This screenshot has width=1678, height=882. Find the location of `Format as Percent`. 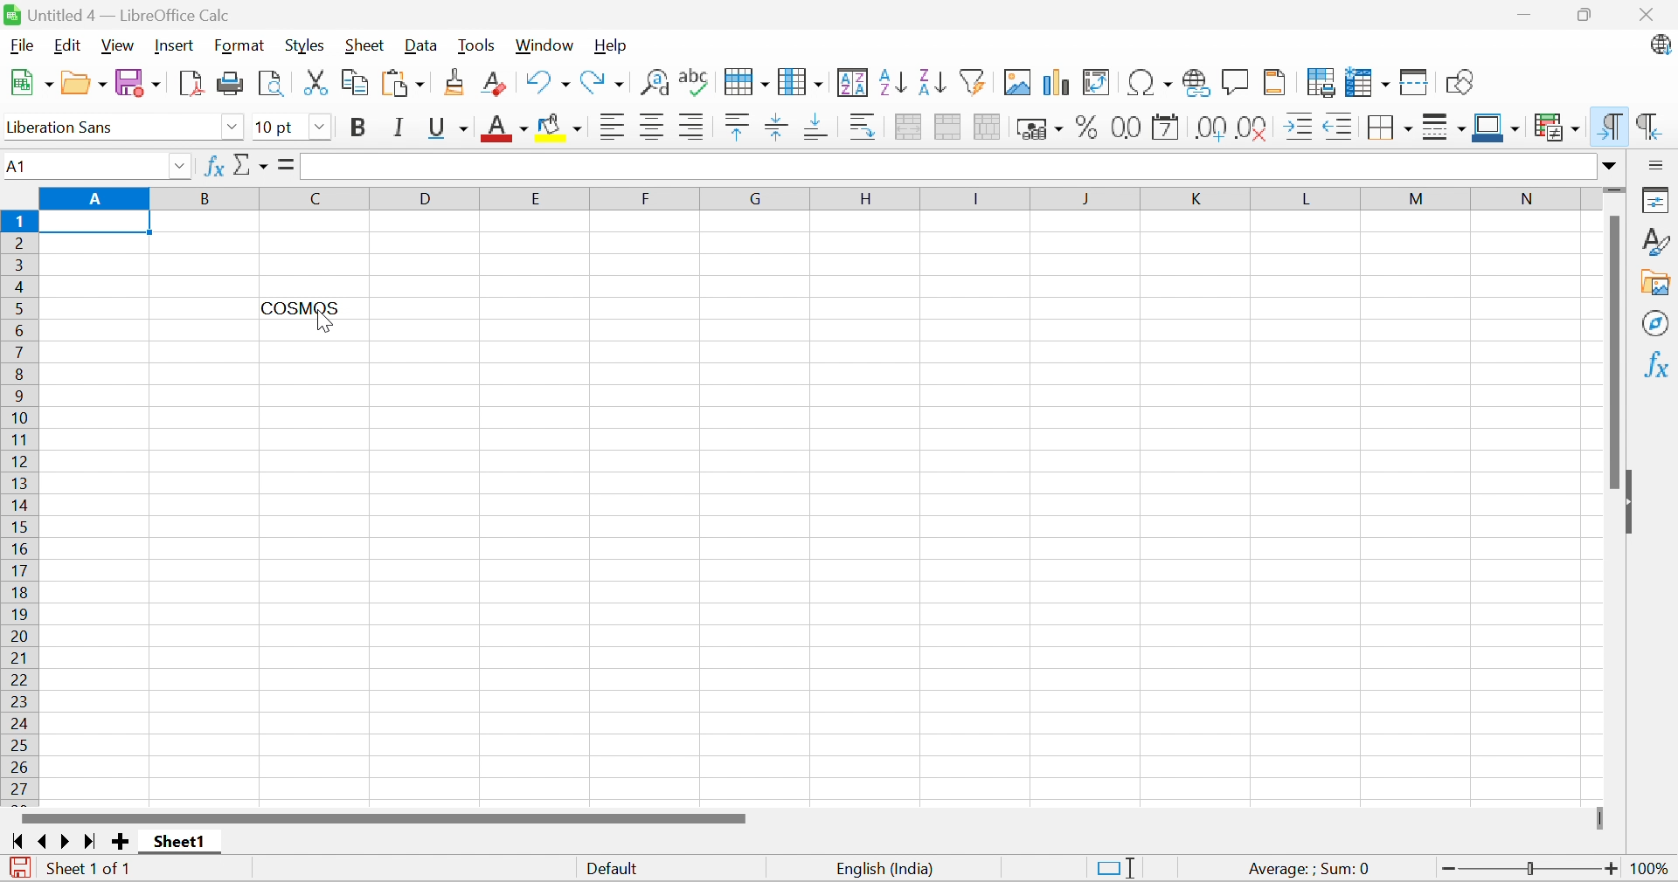

Format as Percent is located at coordinates (1085, 127).